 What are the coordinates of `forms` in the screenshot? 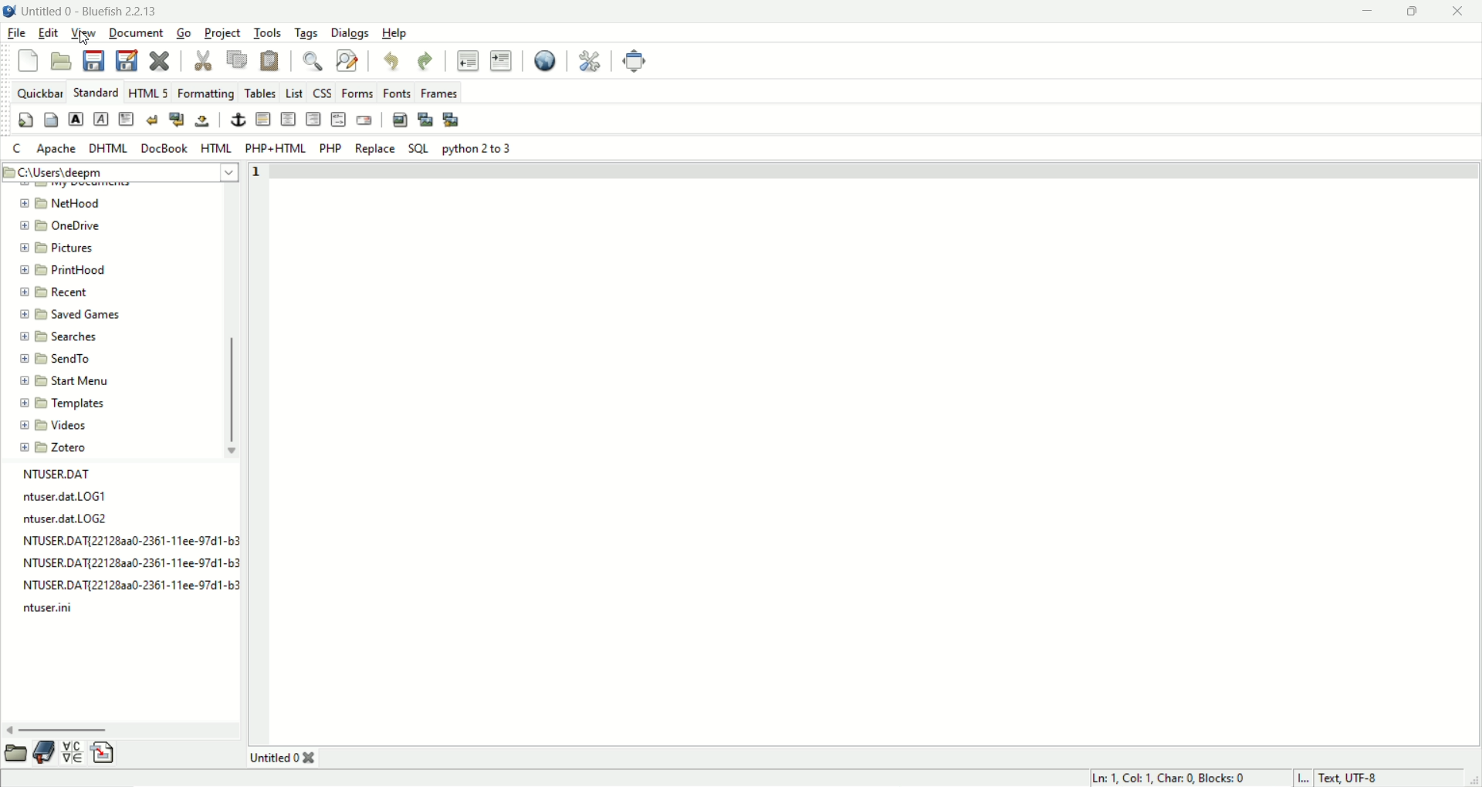 It's located at (357, 92).